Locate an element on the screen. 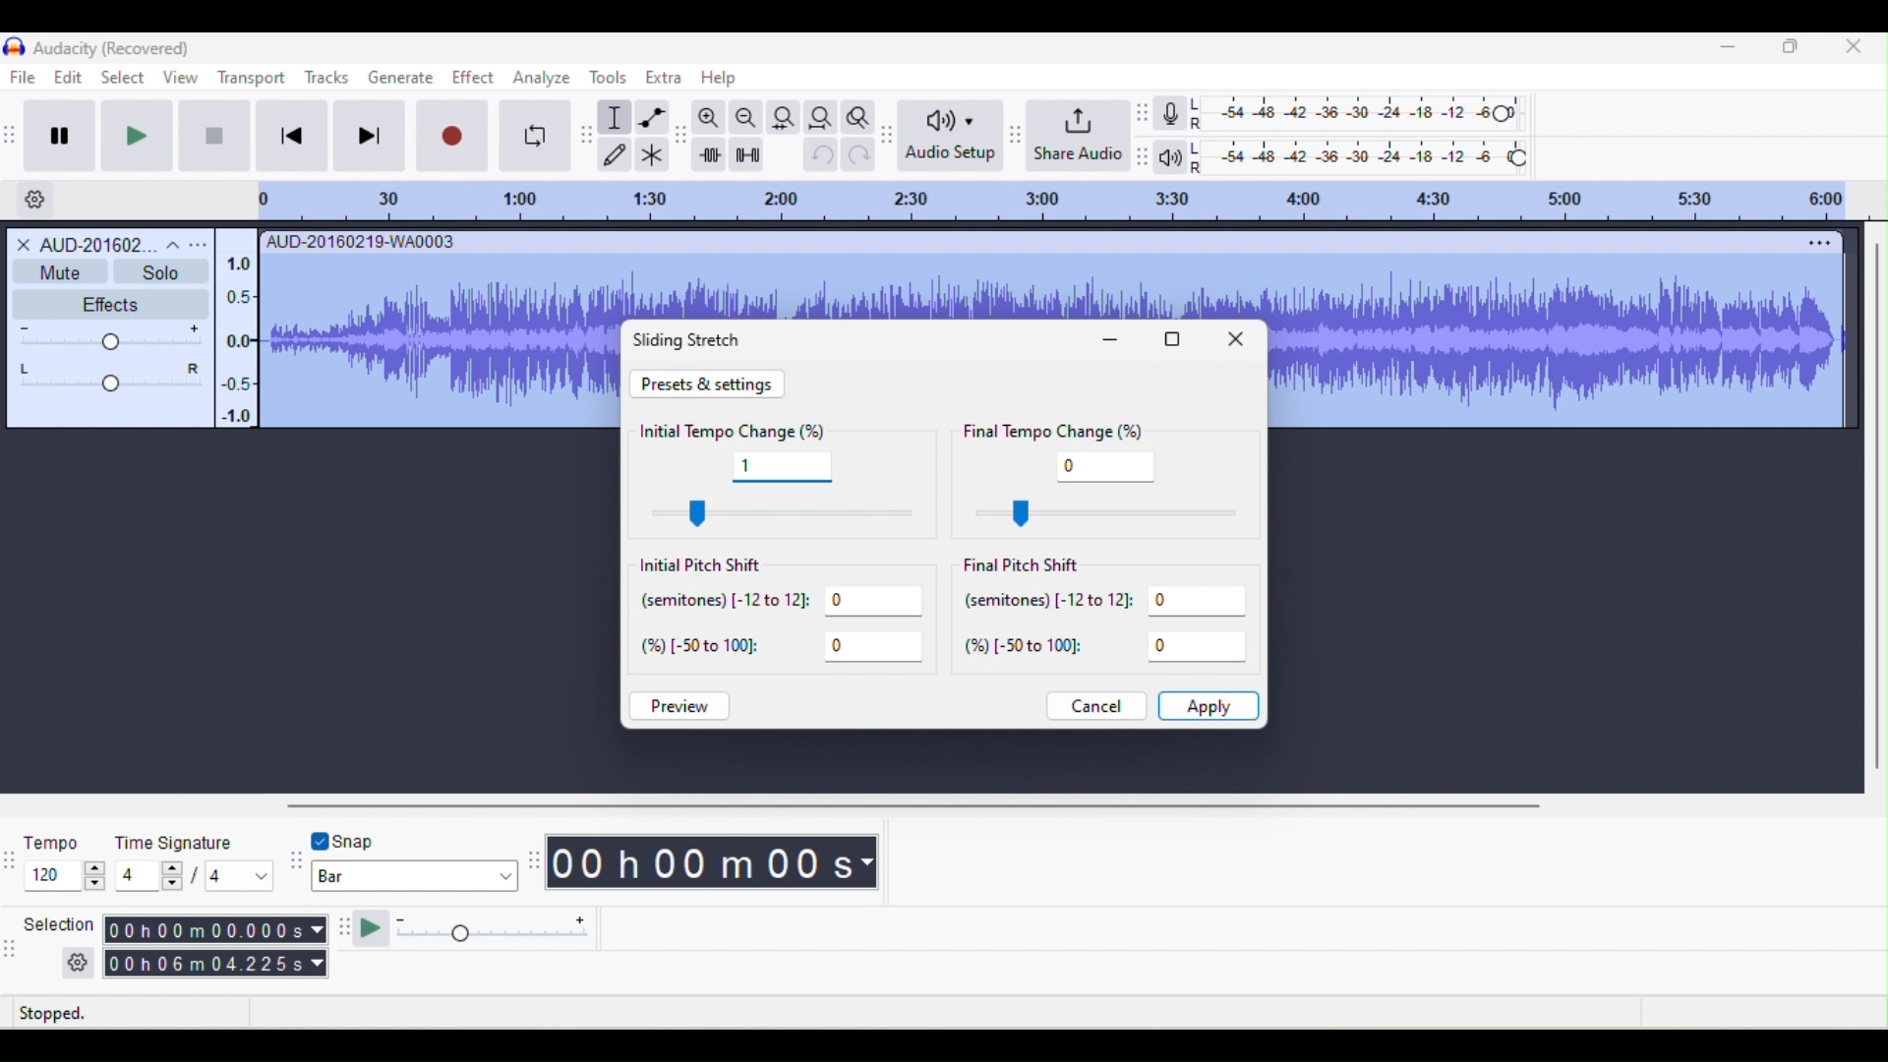 Image resolution: width=1888 pixels, height=1062 pixels. play is located at coordinates (146, 136).